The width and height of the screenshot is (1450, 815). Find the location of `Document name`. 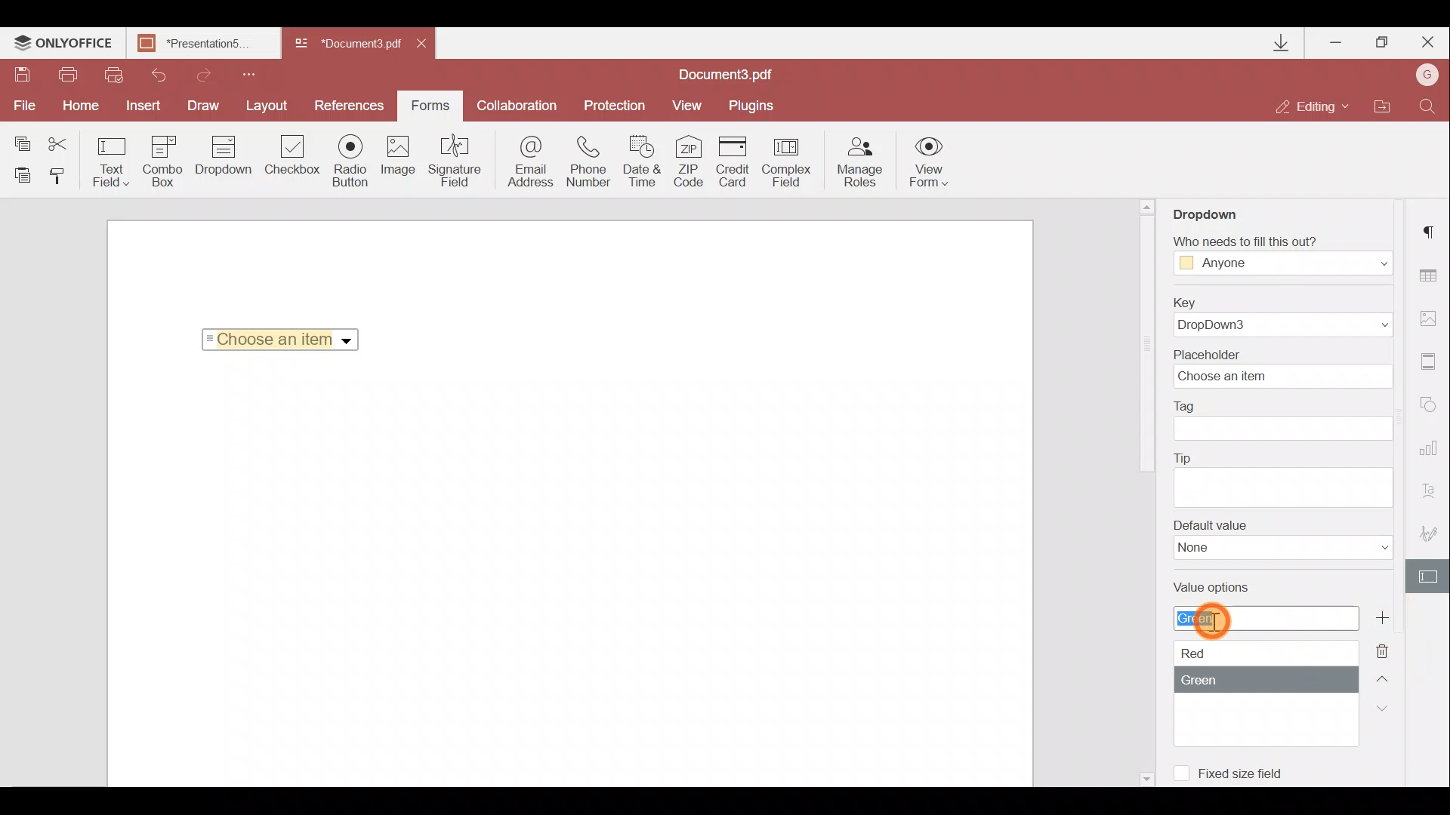

Document name is located at coordinates (208, 45).